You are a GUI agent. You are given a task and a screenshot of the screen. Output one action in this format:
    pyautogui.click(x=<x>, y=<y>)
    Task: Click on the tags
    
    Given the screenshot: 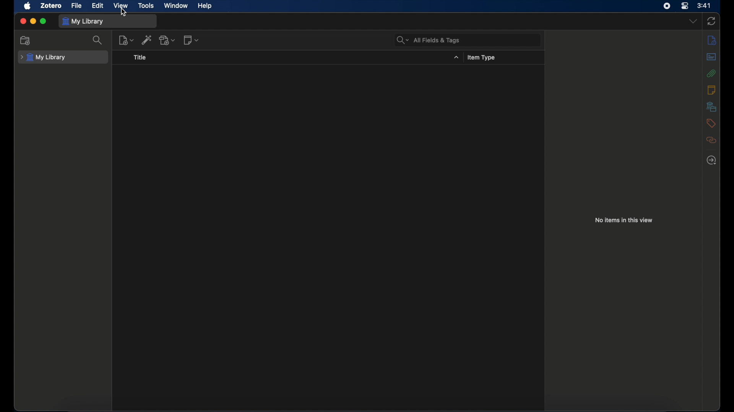 What is the action you would take?
    pyautogui.click(x=711, y=123)
    